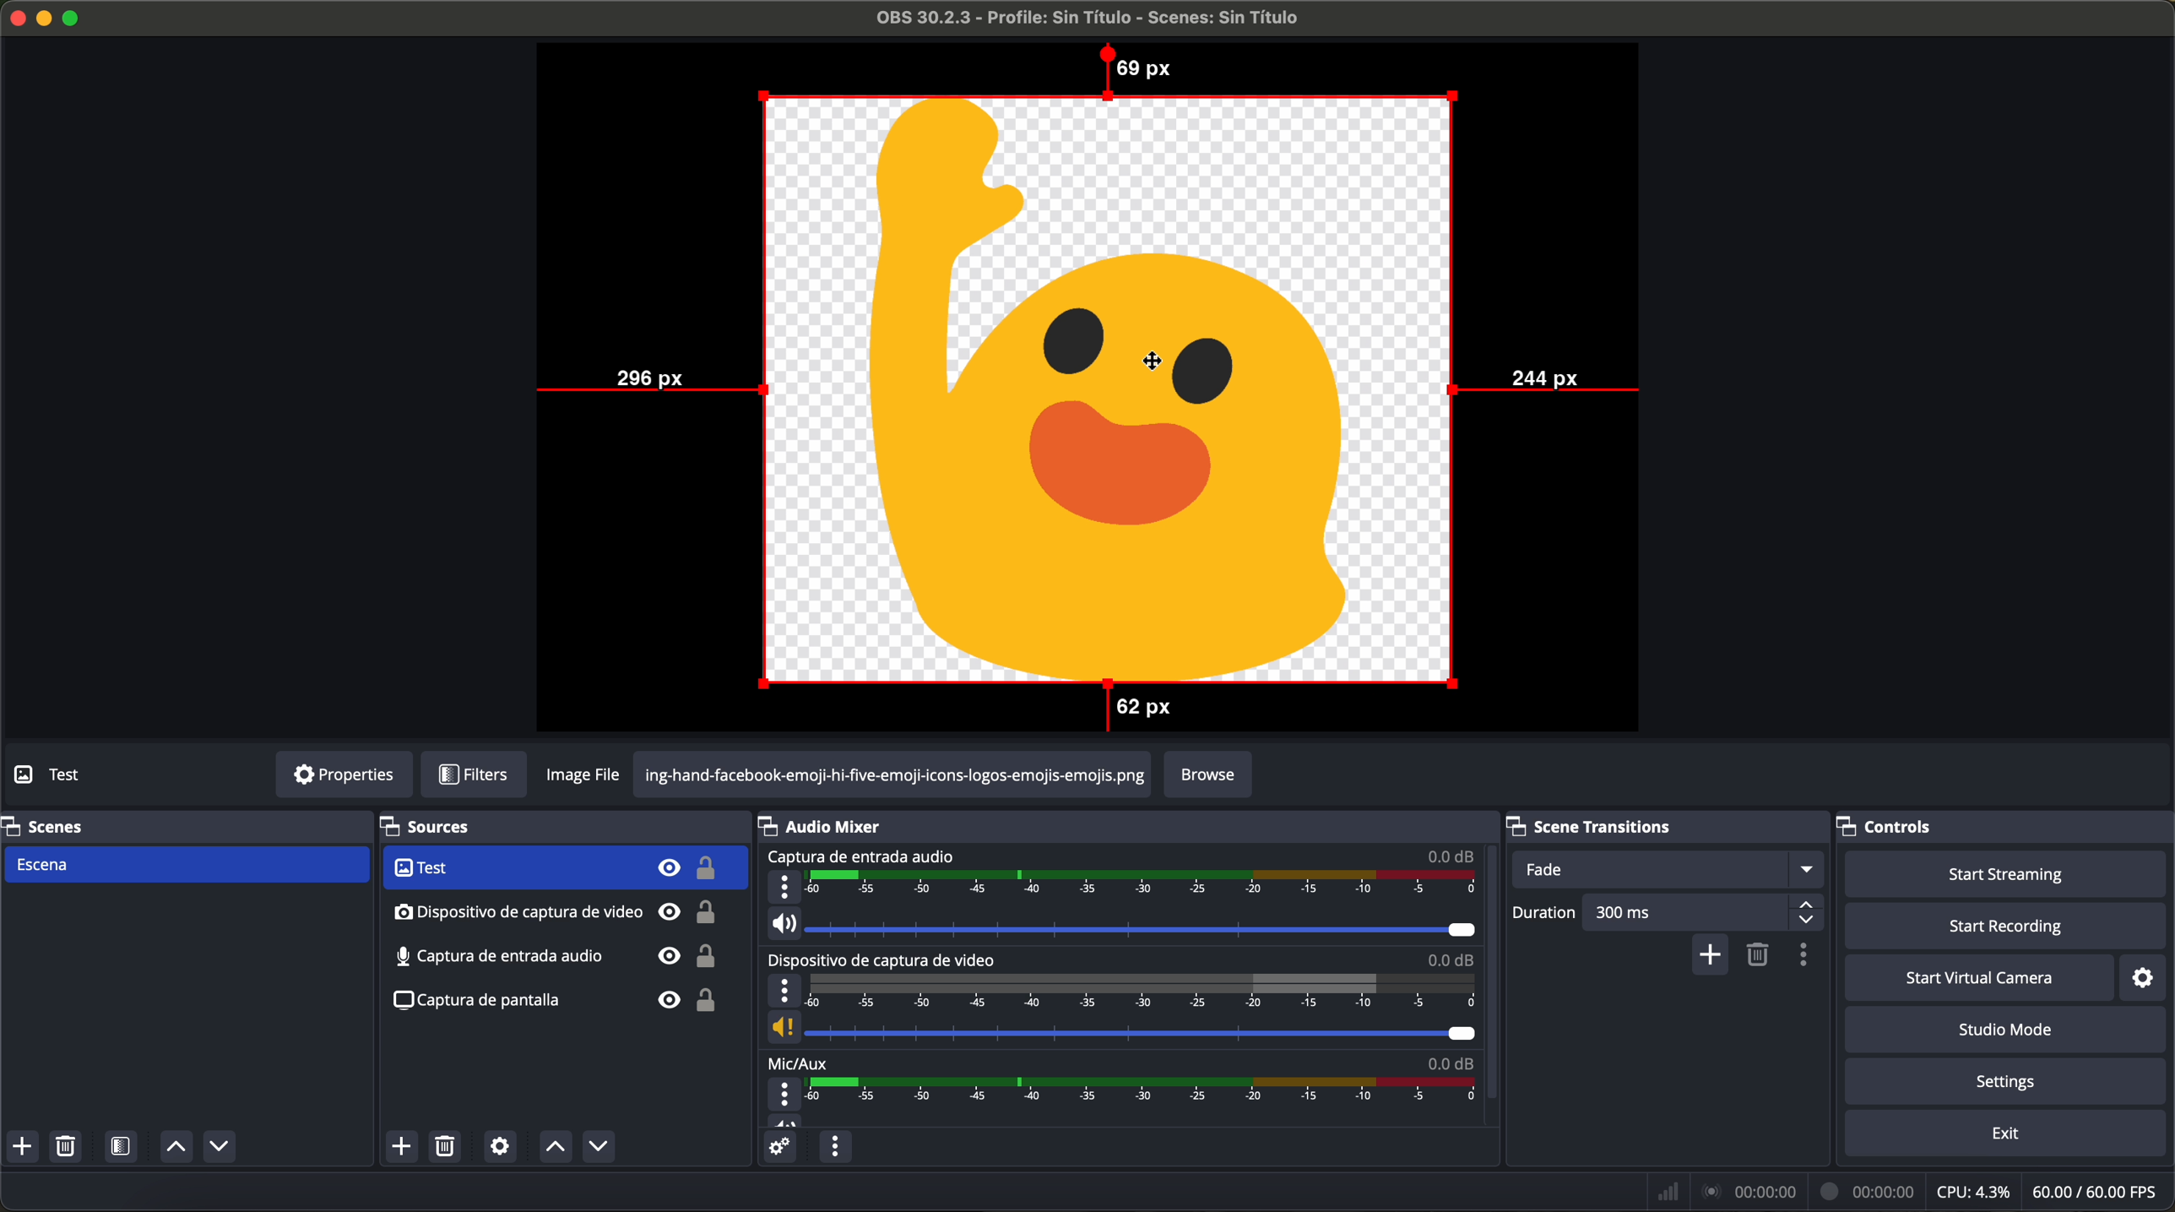 This screenshot has width=2175, height=1212. Describe the element at coordinates (1609, 824) in the screenshot. I see `scene transitions` at that location.